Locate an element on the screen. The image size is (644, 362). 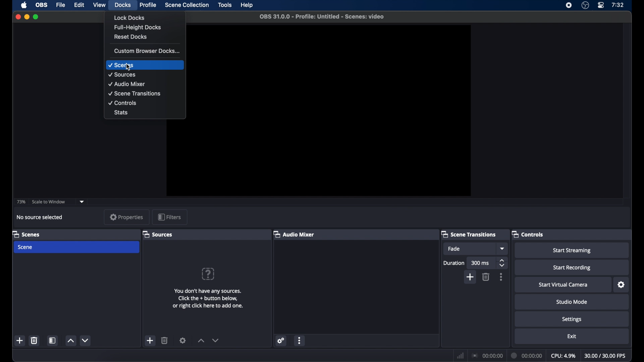
scenes is located at coordinates (26, 234).